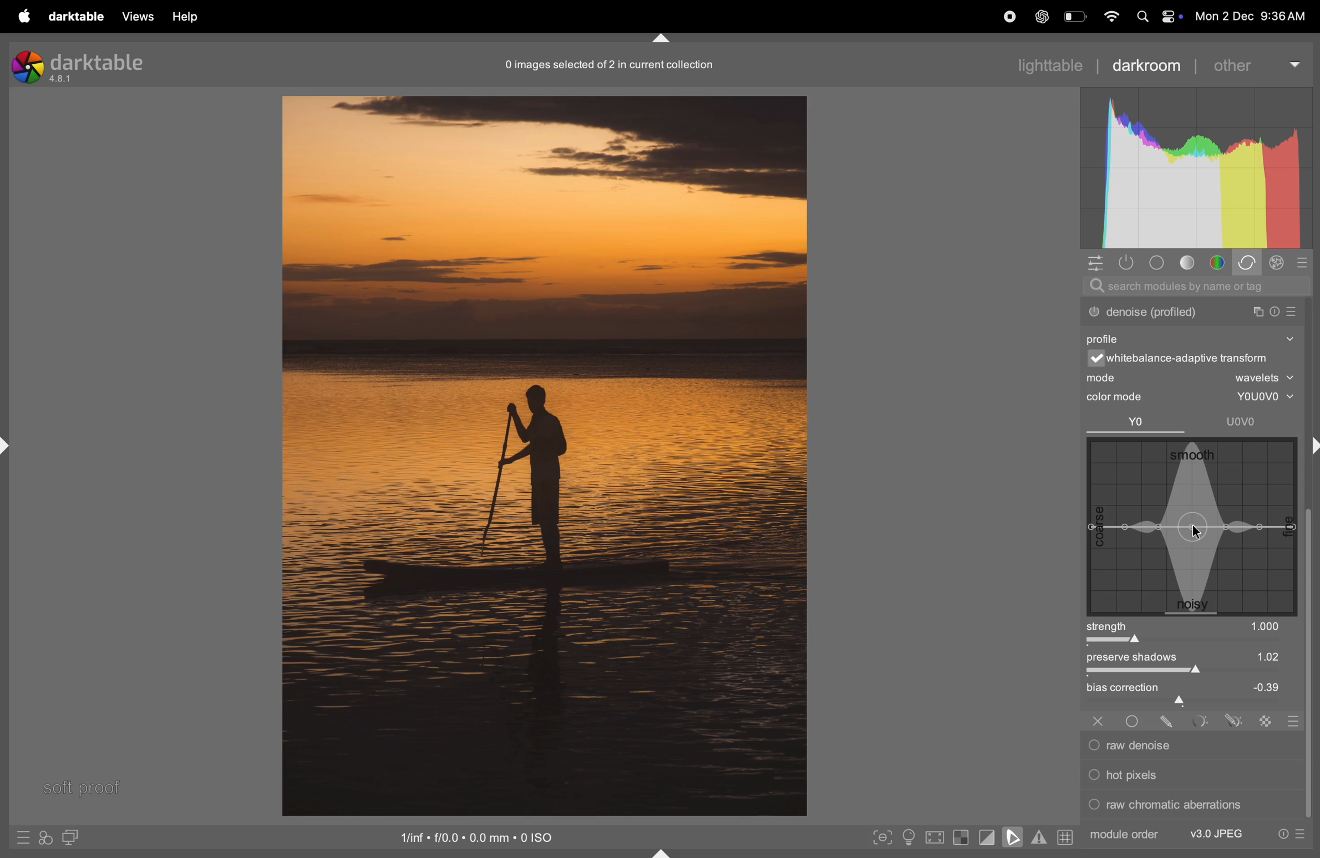 The image size is (1320, 858). Describe the element at coordinates (74, 17) in the screenshot. I see `darktable` at that location.